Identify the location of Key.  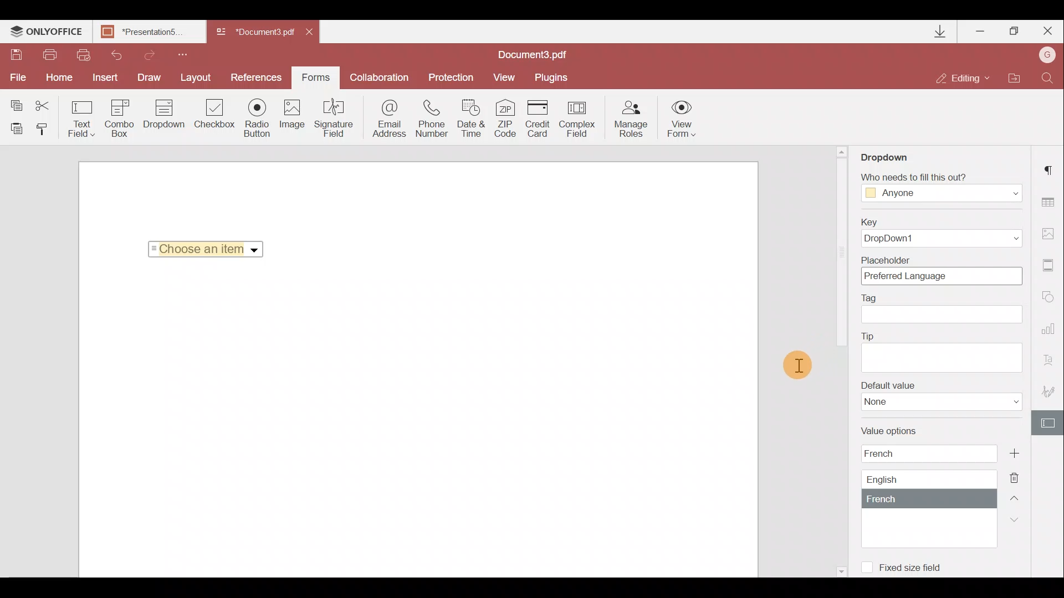
(937, 233).